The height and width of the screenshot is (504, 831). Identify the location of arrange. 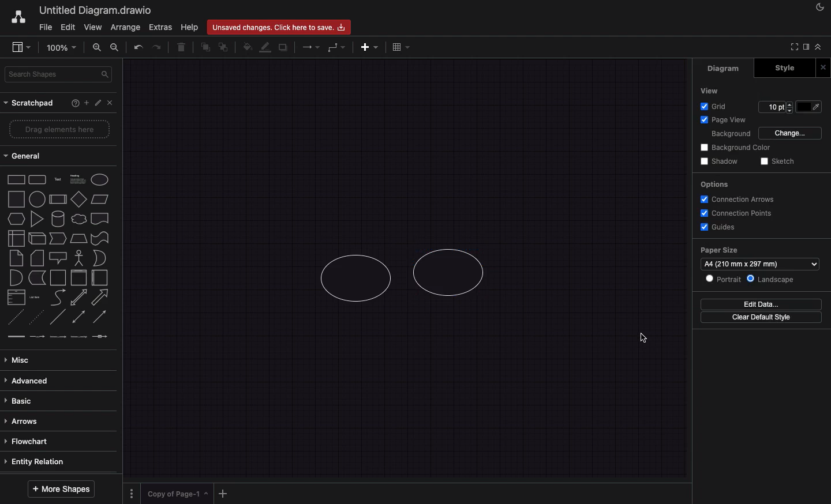
(126, 28).